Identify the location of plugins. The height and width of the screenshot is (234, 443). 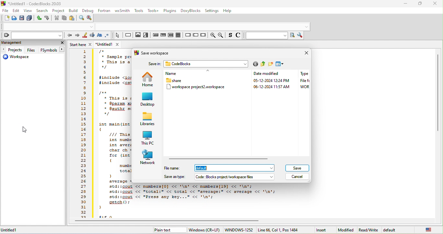
(170, 11).